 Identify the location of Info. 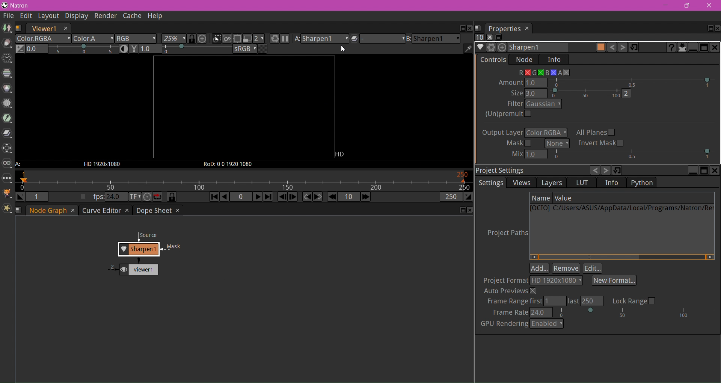
(611, 183).